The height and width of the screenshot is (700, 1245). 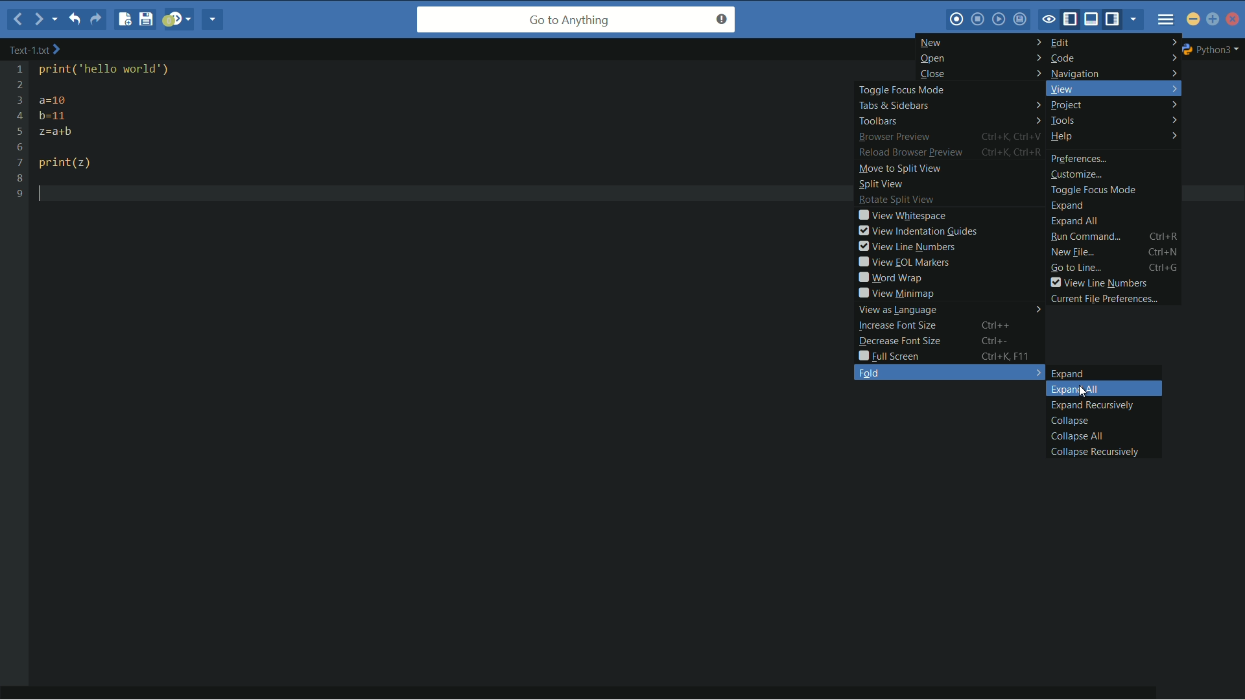 What do you see at coordinates (889, 277) in the screenshot?
I see `word wrap` at bounding box center [889, 277].